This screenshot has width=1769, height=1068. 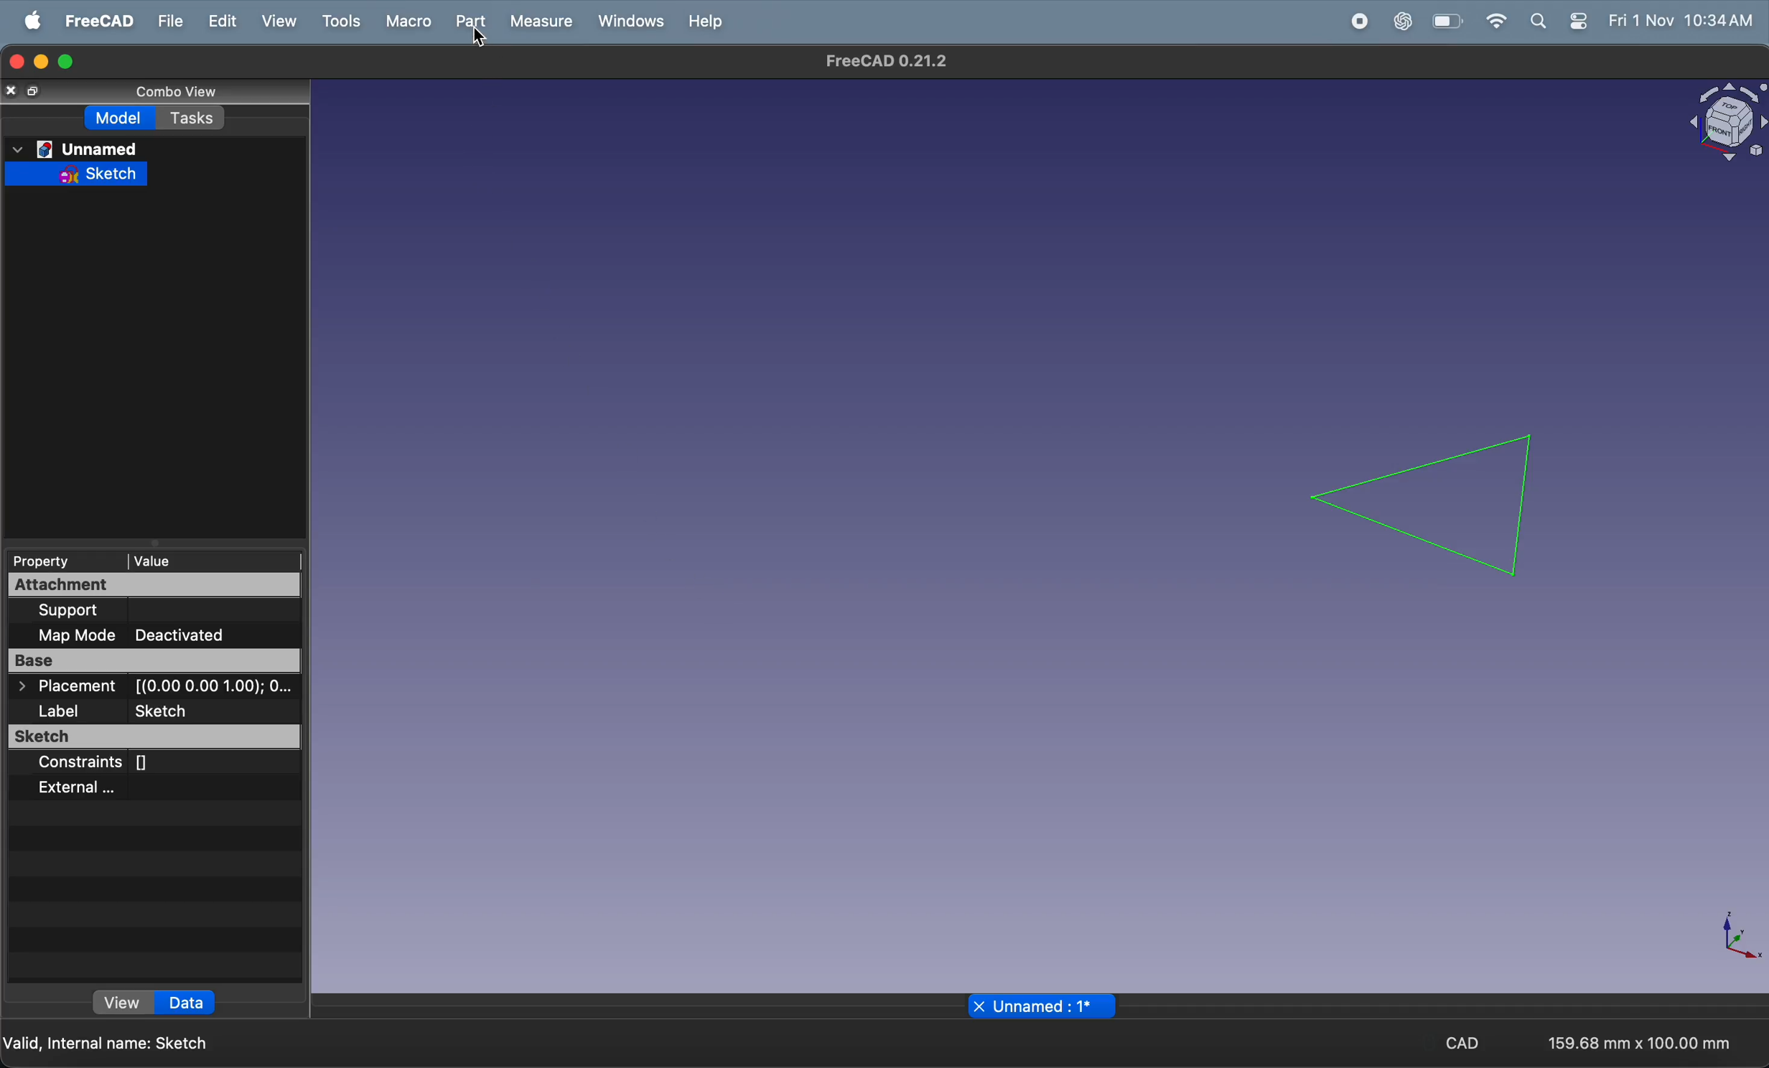 I want to click on place ment, so click(x=157, y=688).